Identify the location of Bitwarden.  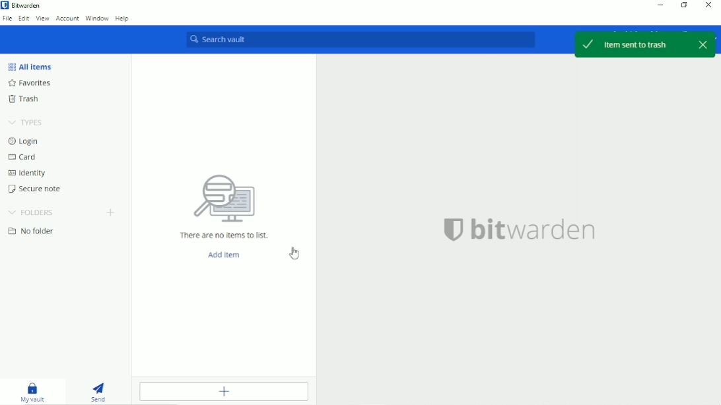
(28, 6).